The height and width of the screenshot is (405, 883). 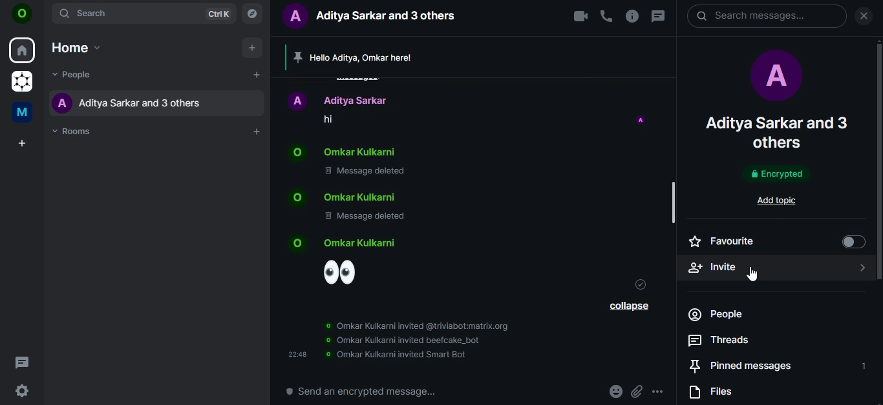 I want to click on room options, so click(x=633, y=17).